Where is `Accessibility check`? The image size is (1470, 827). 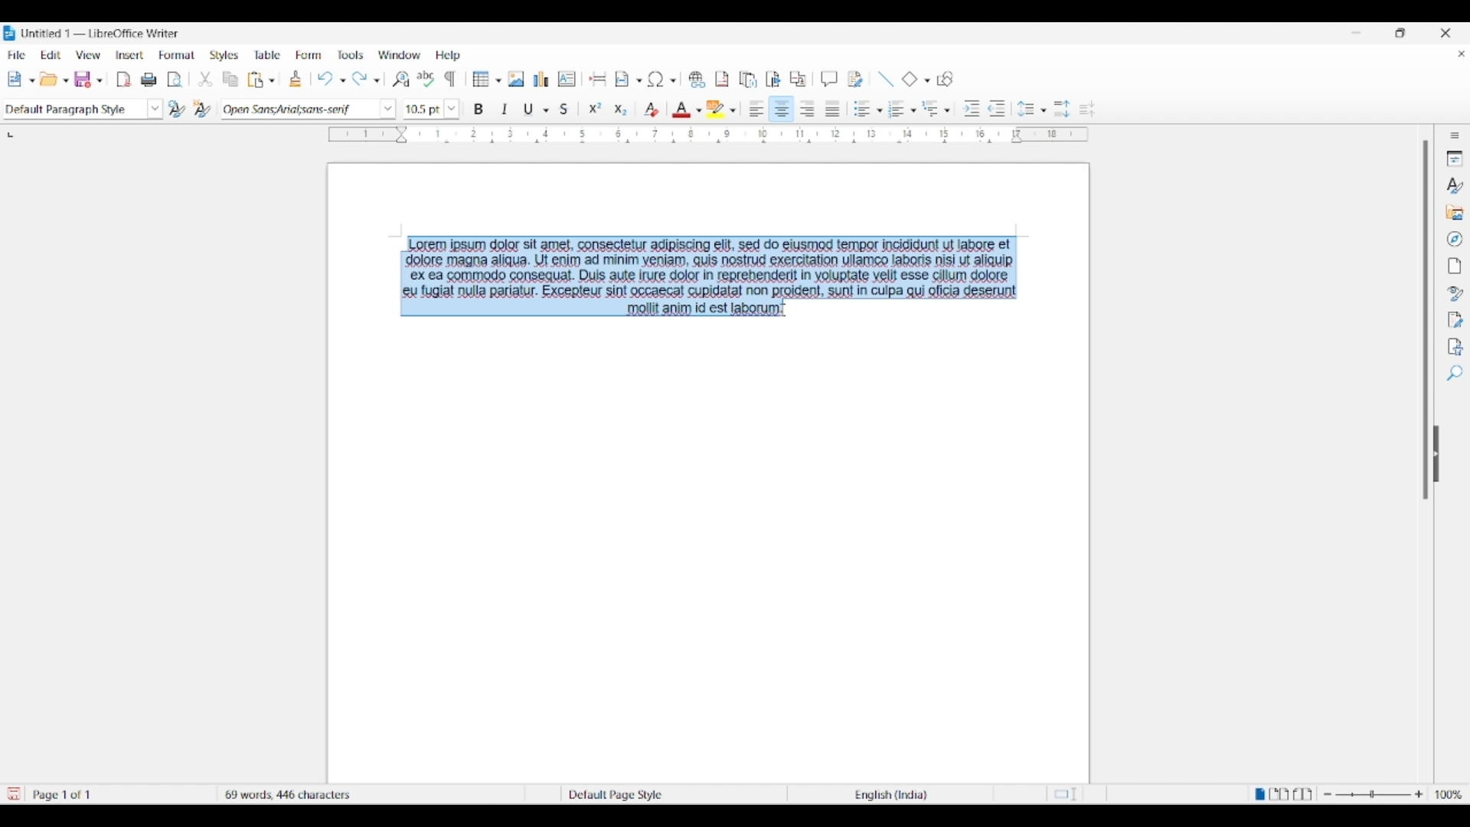 Accessibility check is located at coordinates (1456, 347).